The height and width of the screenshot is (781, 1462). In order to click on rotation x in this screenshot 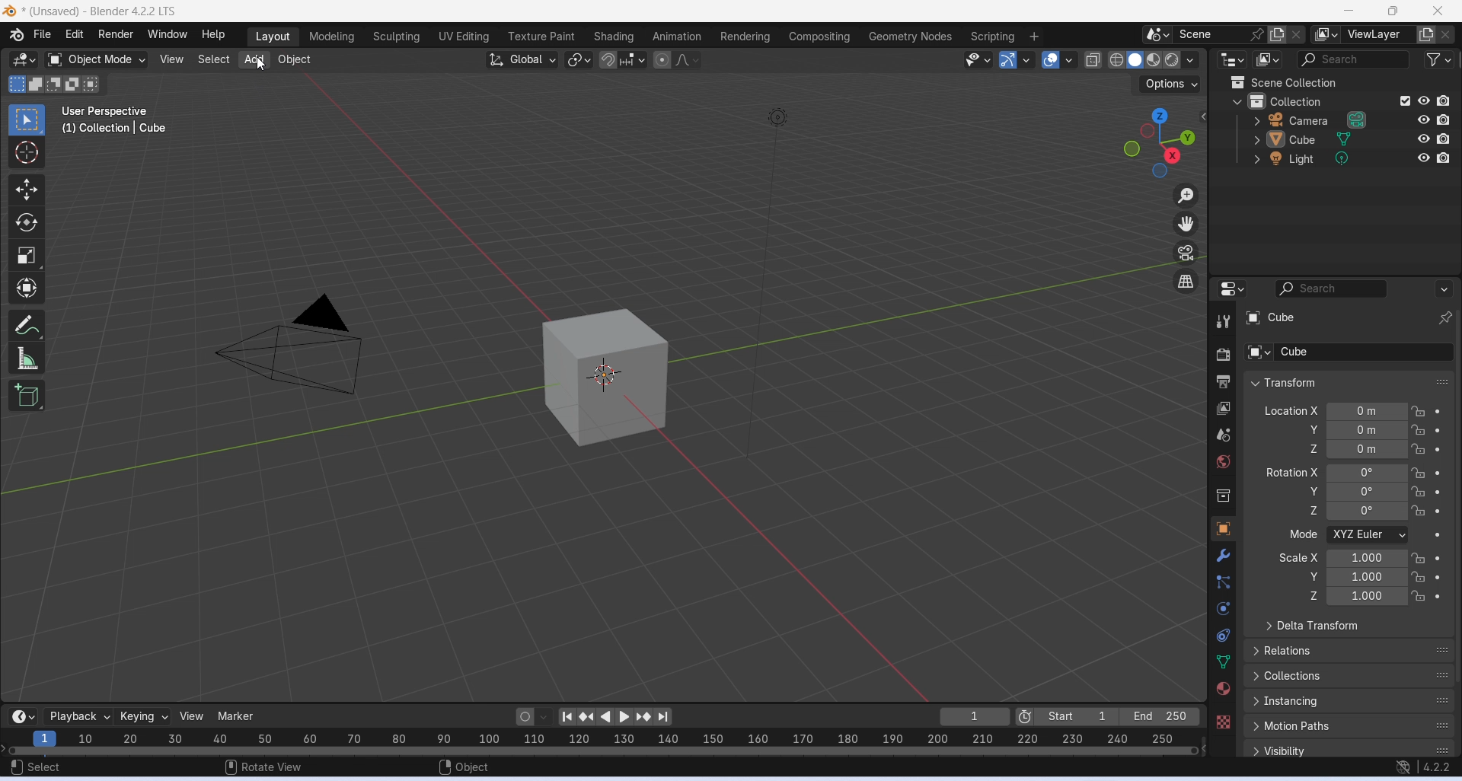, I will do `click(1292, 472)`.